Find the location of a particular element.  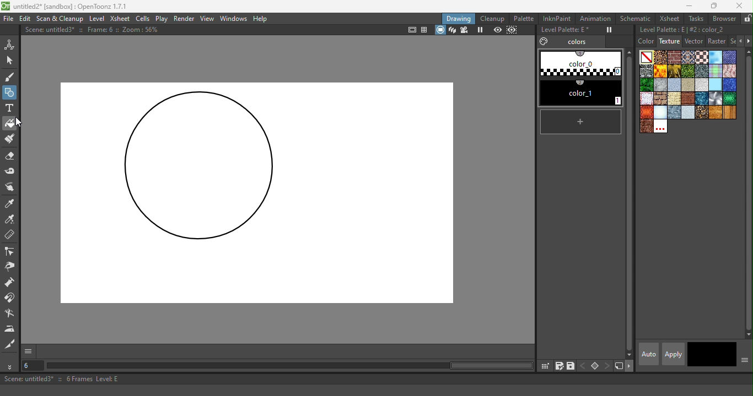

Raster is located at coordinates (717, 41).